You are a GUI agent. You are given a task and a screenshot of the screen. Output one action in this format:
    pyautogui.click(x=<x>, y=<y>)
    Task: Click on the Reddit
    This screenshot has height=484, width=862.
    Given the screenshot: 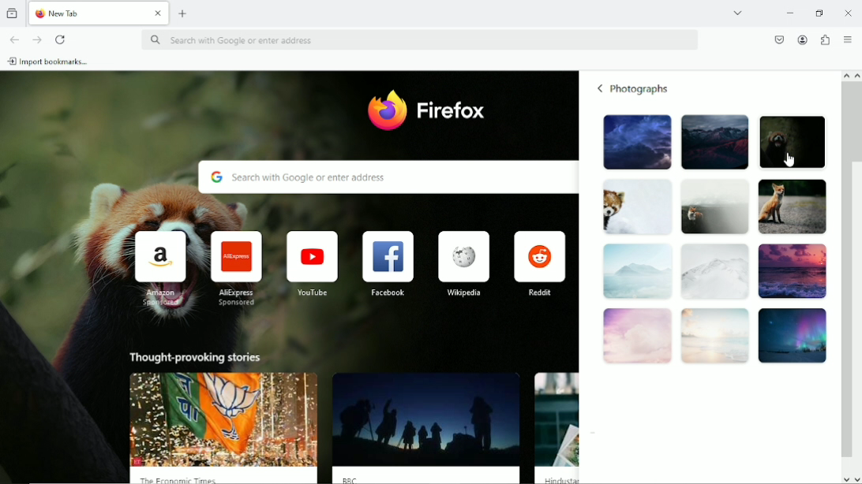 What is the action you would take?
    pyautogui.click(x=540, y=262)
    